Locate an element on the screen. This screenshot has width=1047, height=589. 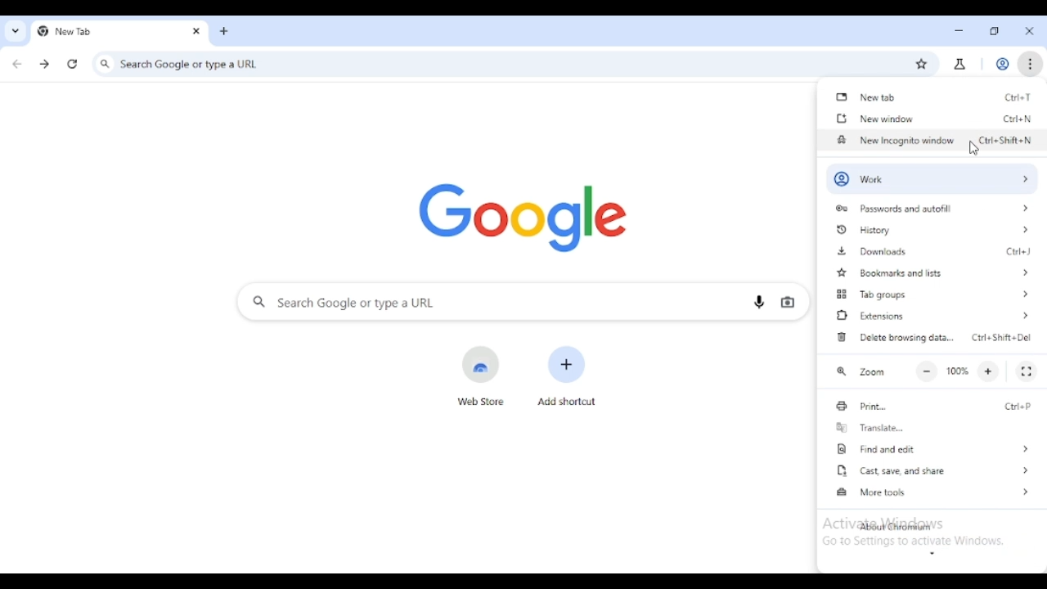
customize and control chromium is located at coordinates (1030, 63).